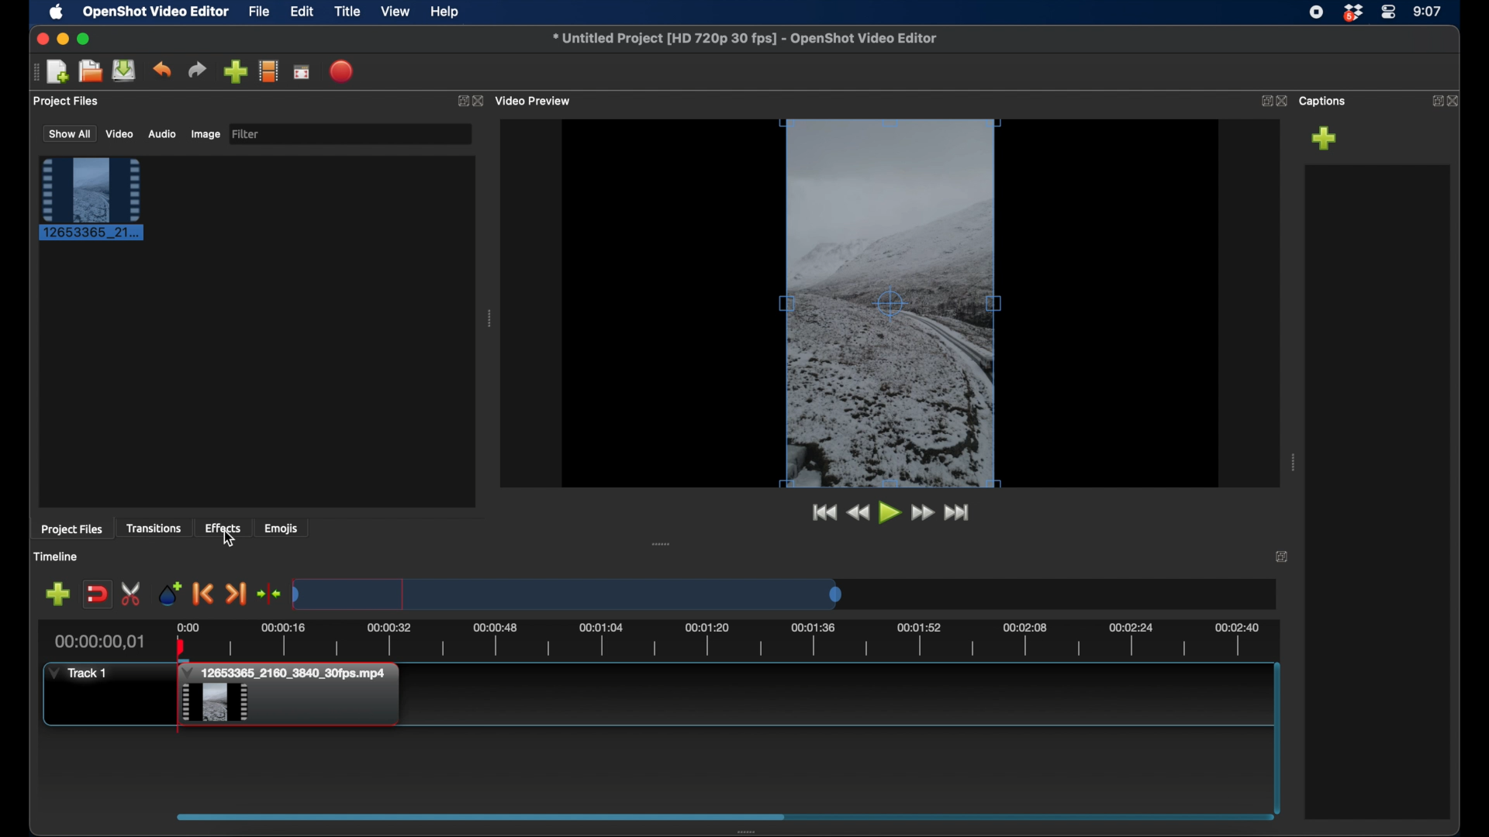  Describe the element at coordinates (1263, 102) in the screenshot. I see `expand` at that location.